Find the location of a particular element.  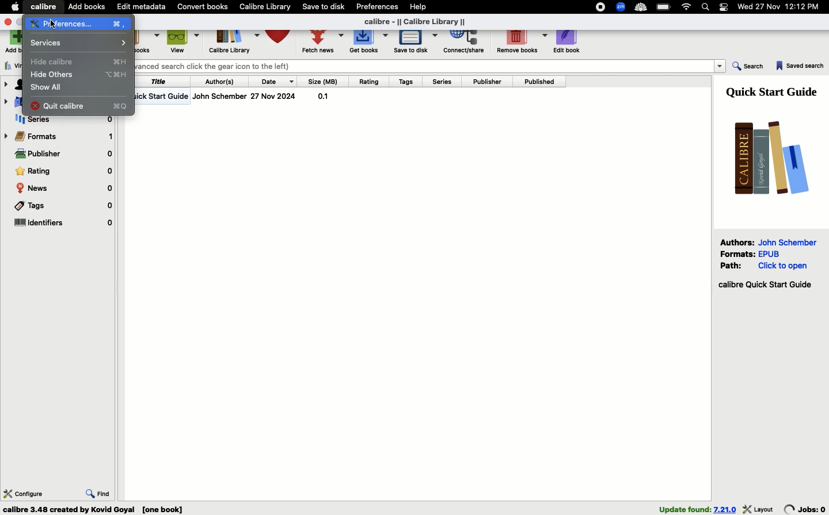

Tags is located at coordinates (410, 82).